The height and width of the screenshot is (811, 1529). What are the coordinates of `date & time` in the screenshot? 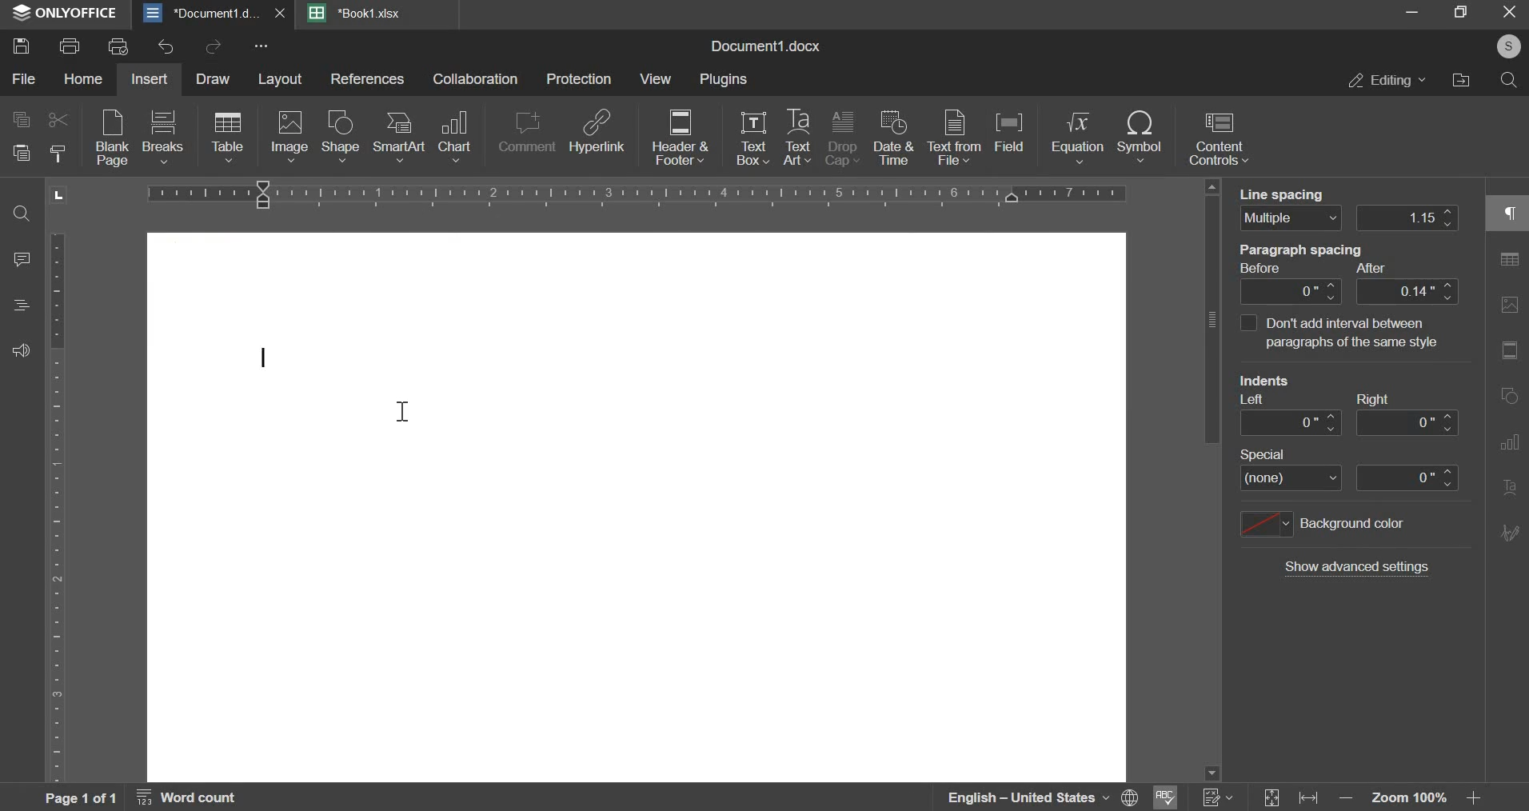 It's located at (895, 140).